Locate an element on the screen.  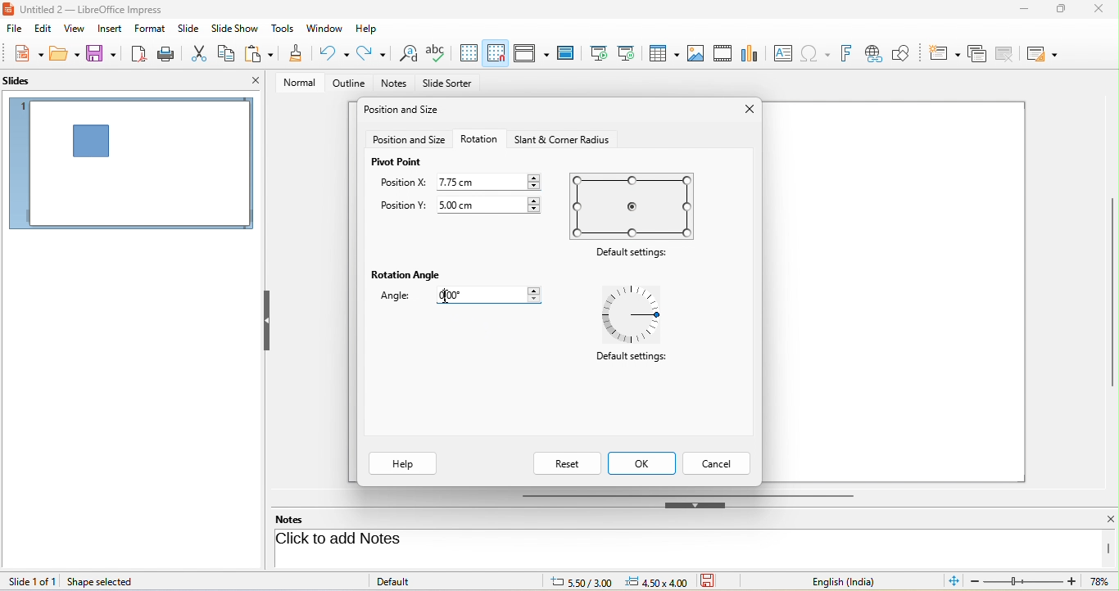
close is located at coordinates (256, 80).